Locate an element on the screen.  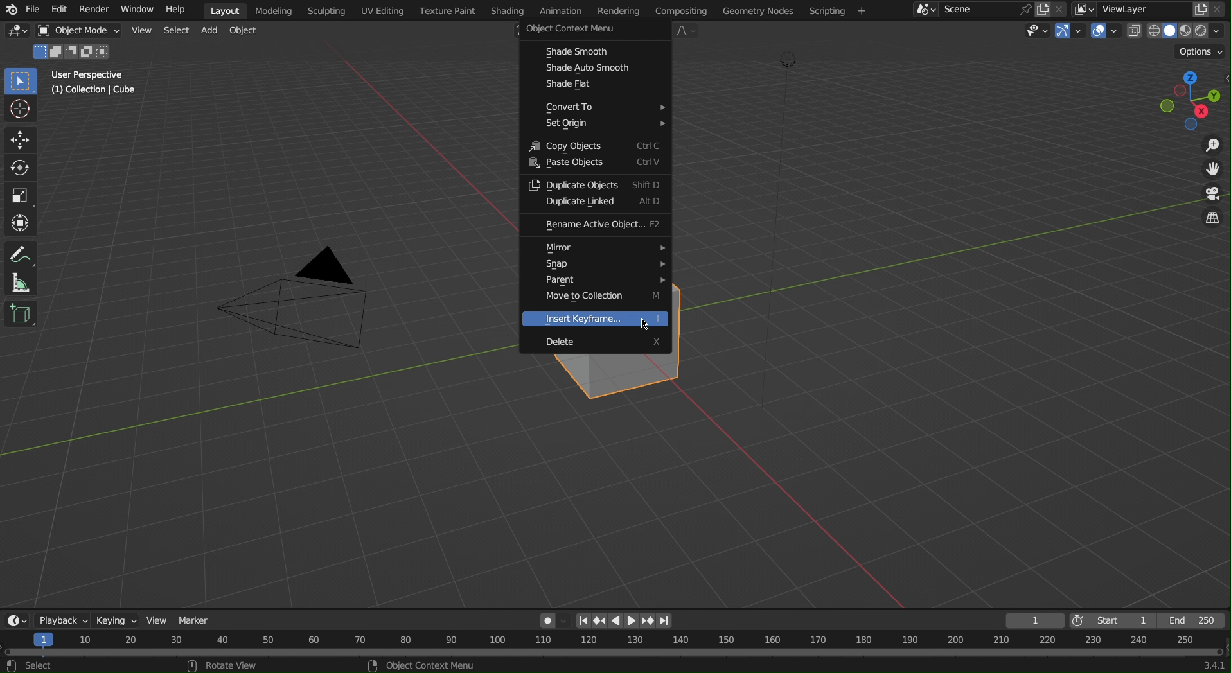
Scale is located at coordinates (20, 197).